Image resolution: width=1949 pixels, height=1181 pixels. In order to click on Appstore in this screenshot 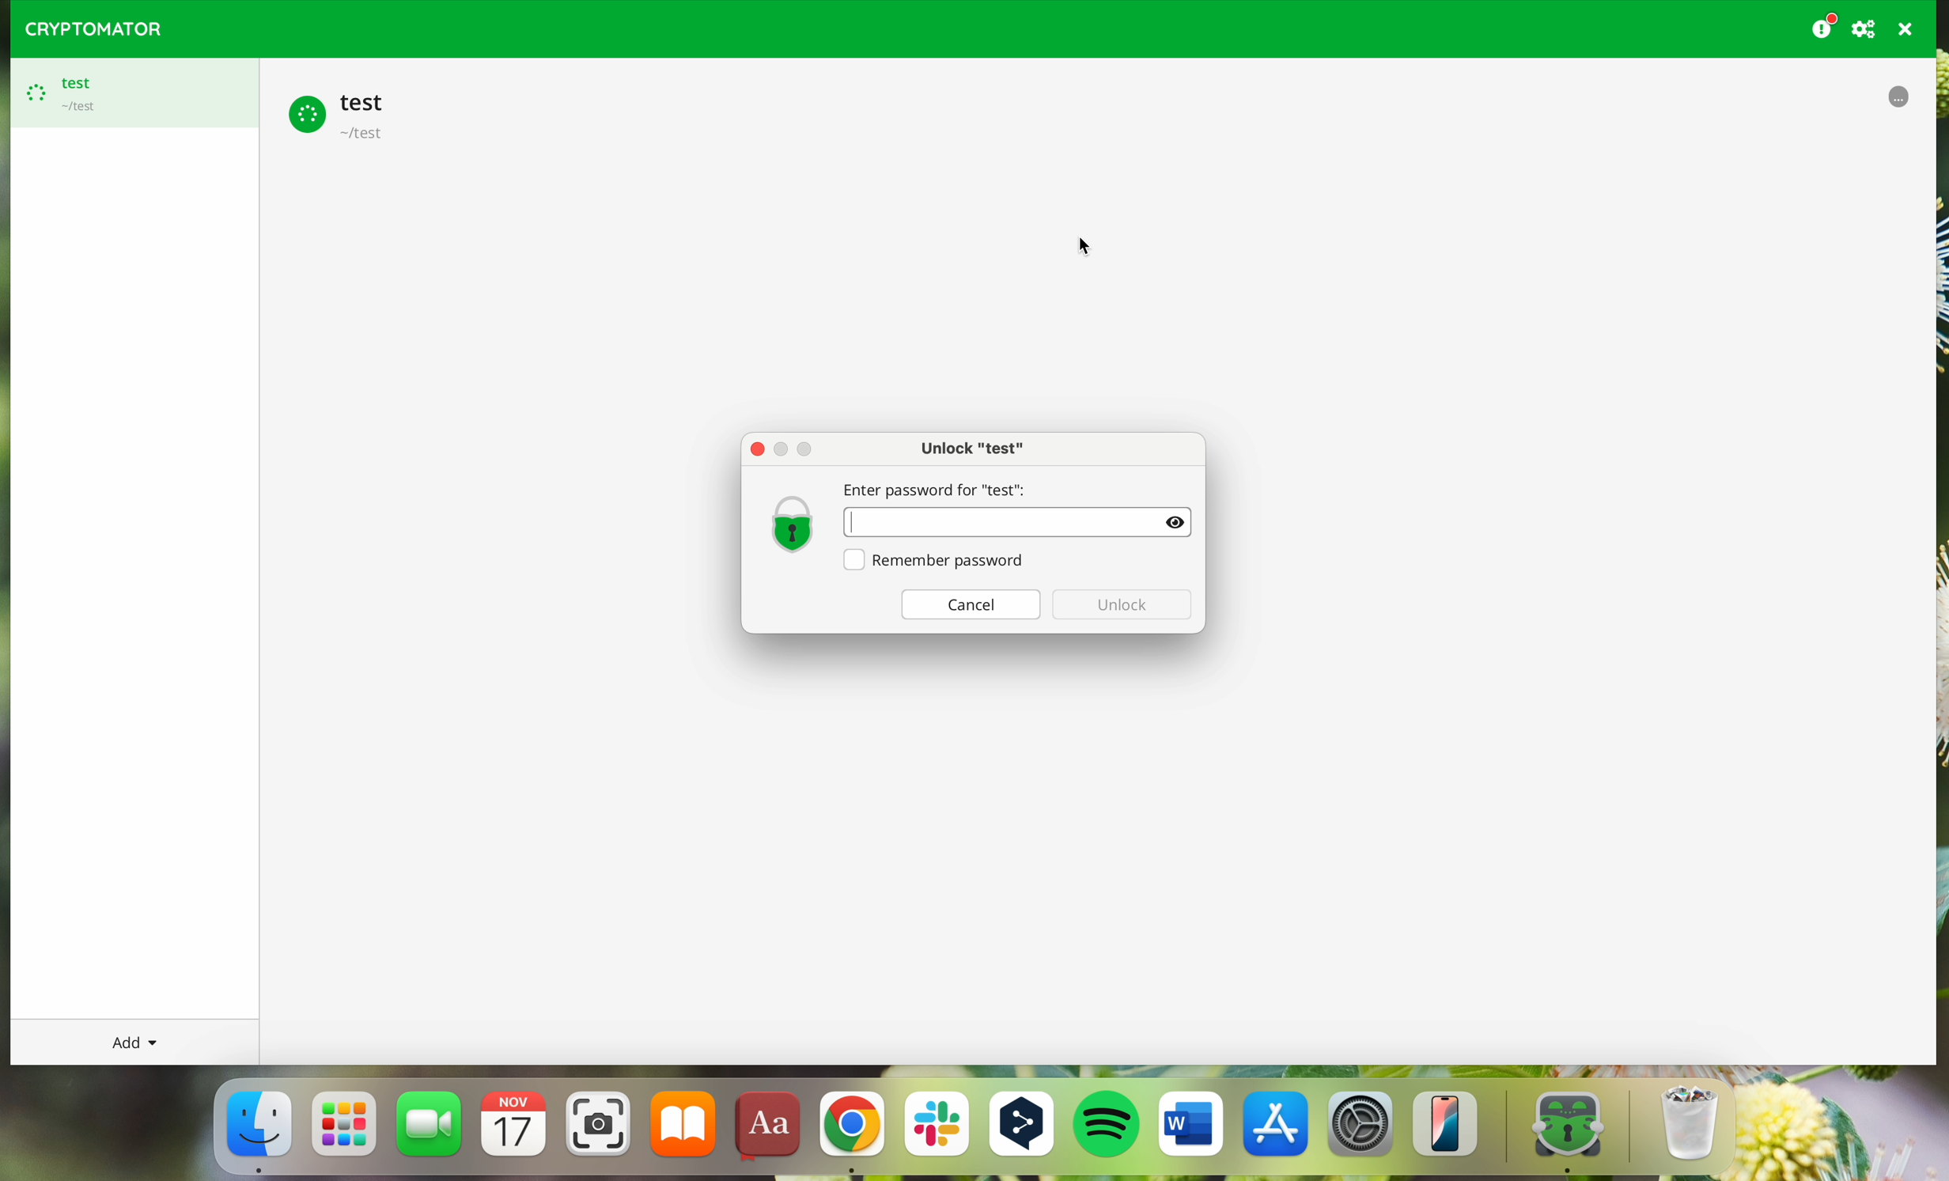, I will do `click(1277, 1130)`.